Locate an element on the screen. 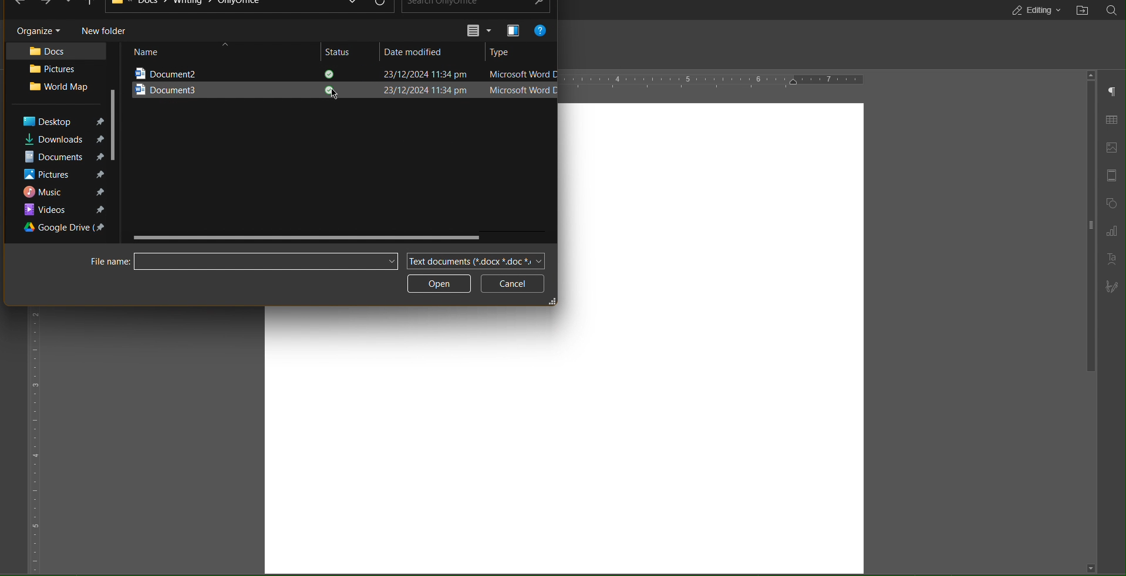 The image size is (1126, 576). Desktop is located at coordinates (61, 122).